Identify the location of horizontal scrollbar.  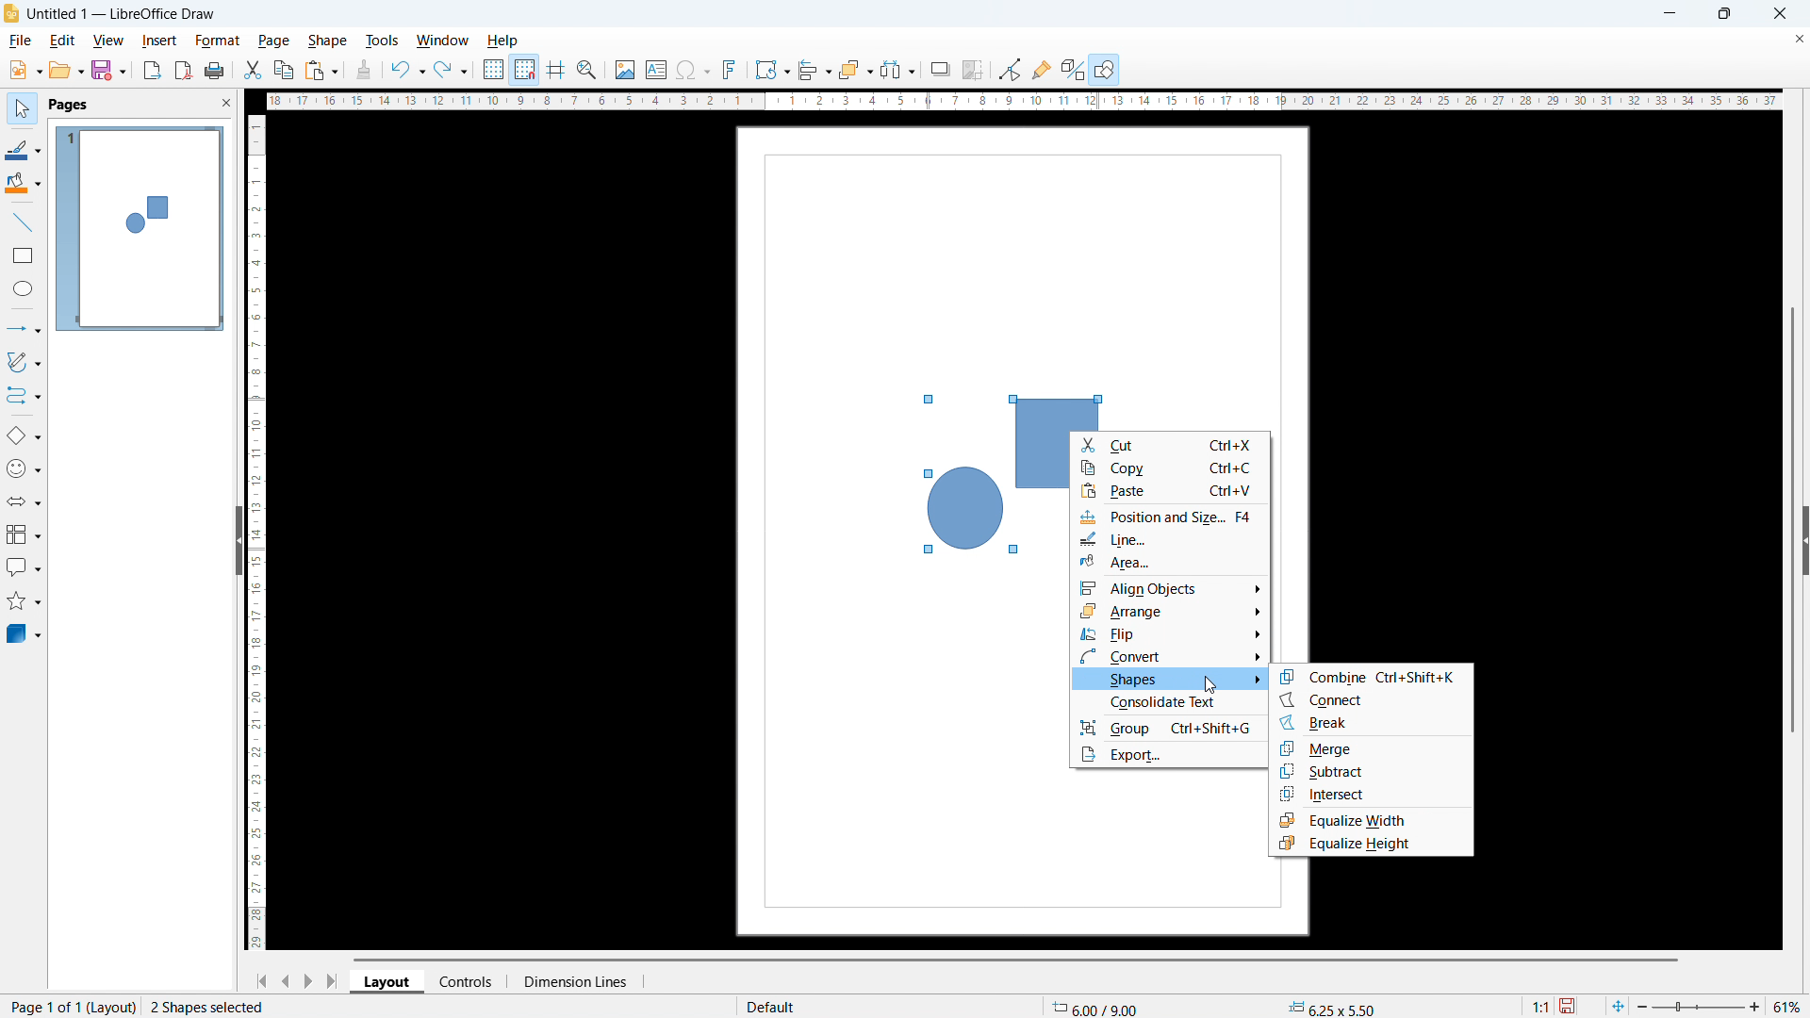
(1011, 960).